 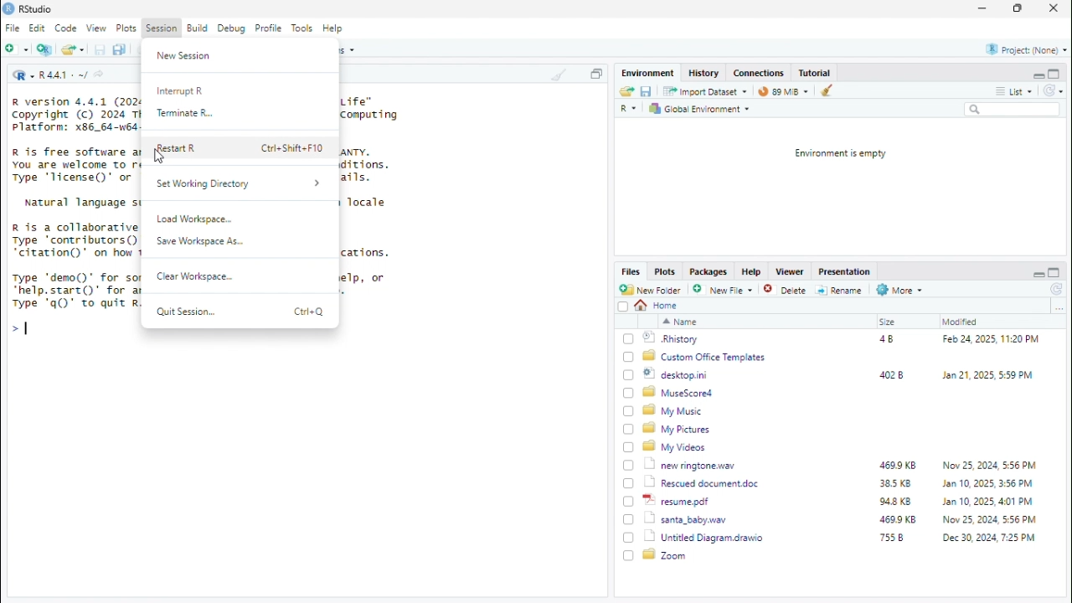 What do you see at coordinates (198, 28) in the screenshot?
I see `Build` at bounding box center [198, 28].